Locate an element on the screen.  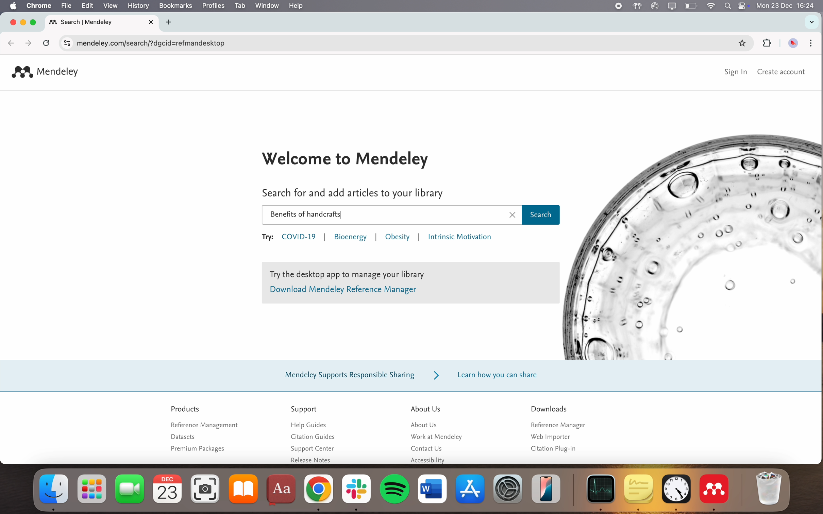
benefits of handcrafts is located at coordinates (306, 215).